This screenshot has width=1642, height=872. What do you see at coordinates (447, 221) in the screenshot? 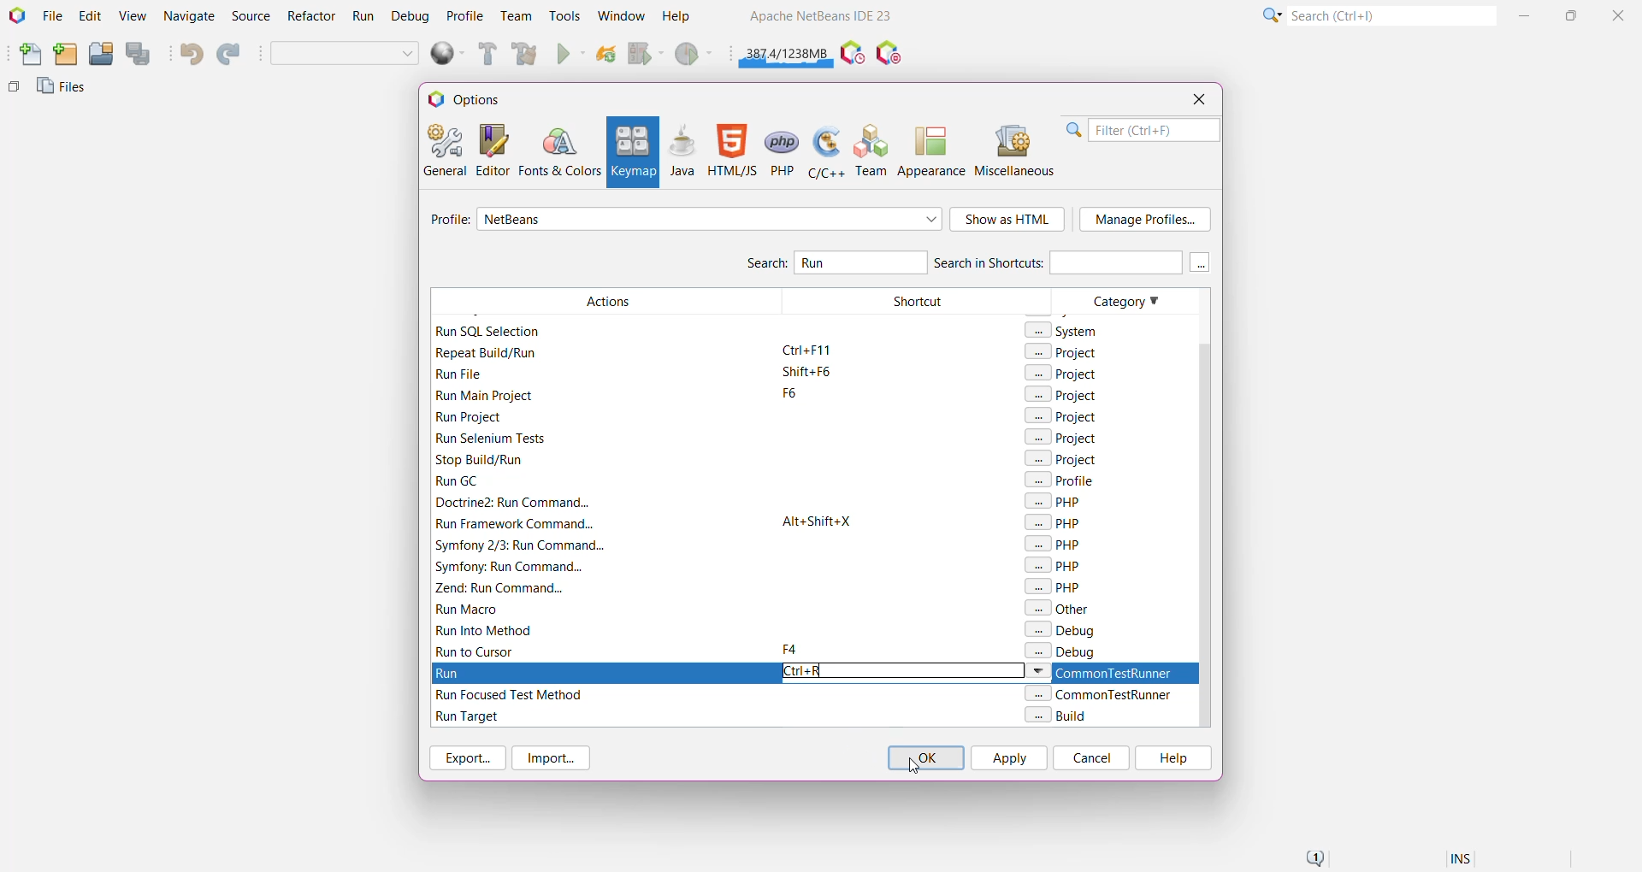
I see `Profile` at bounding box center [447, 221].